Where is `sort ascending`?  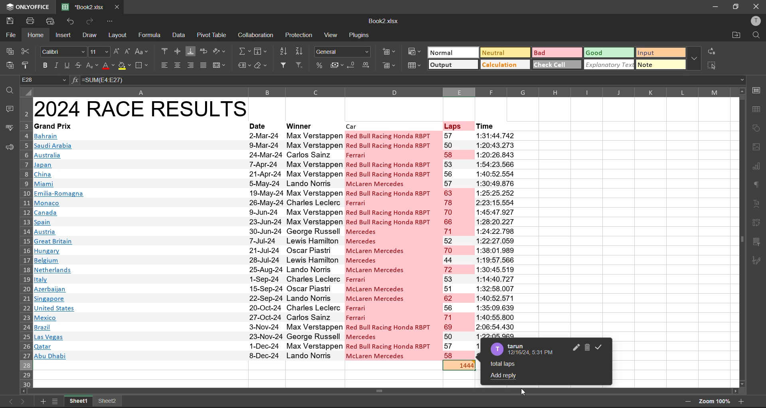 sort ascending is located at coordinates (284, 51).